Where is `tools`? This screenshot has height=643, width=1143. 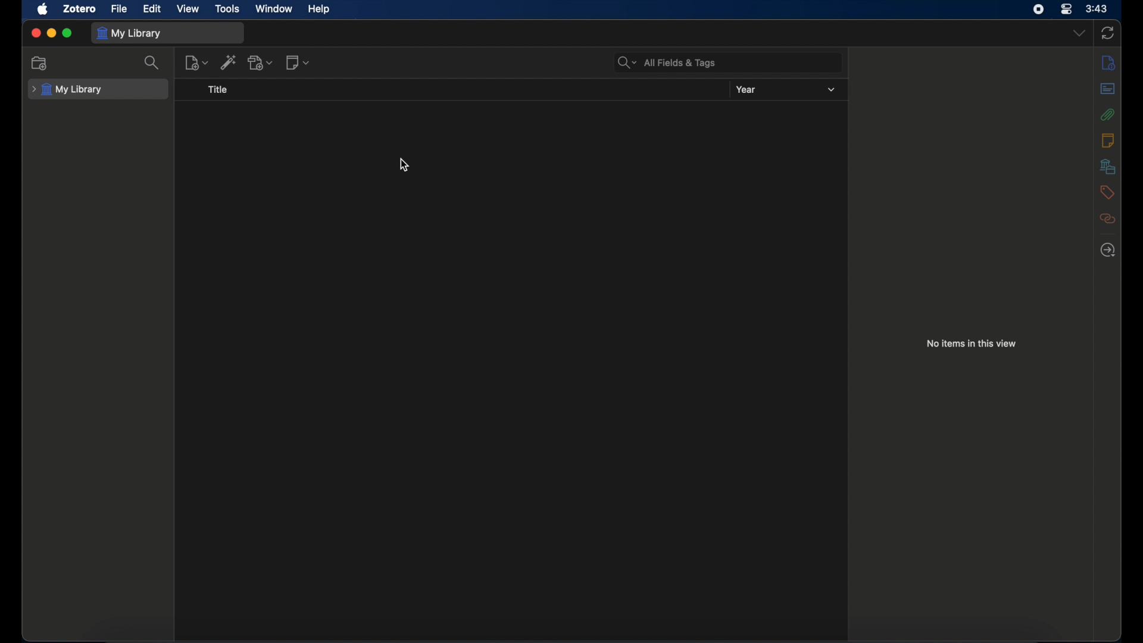
tools is located at coordinates (227, 8).